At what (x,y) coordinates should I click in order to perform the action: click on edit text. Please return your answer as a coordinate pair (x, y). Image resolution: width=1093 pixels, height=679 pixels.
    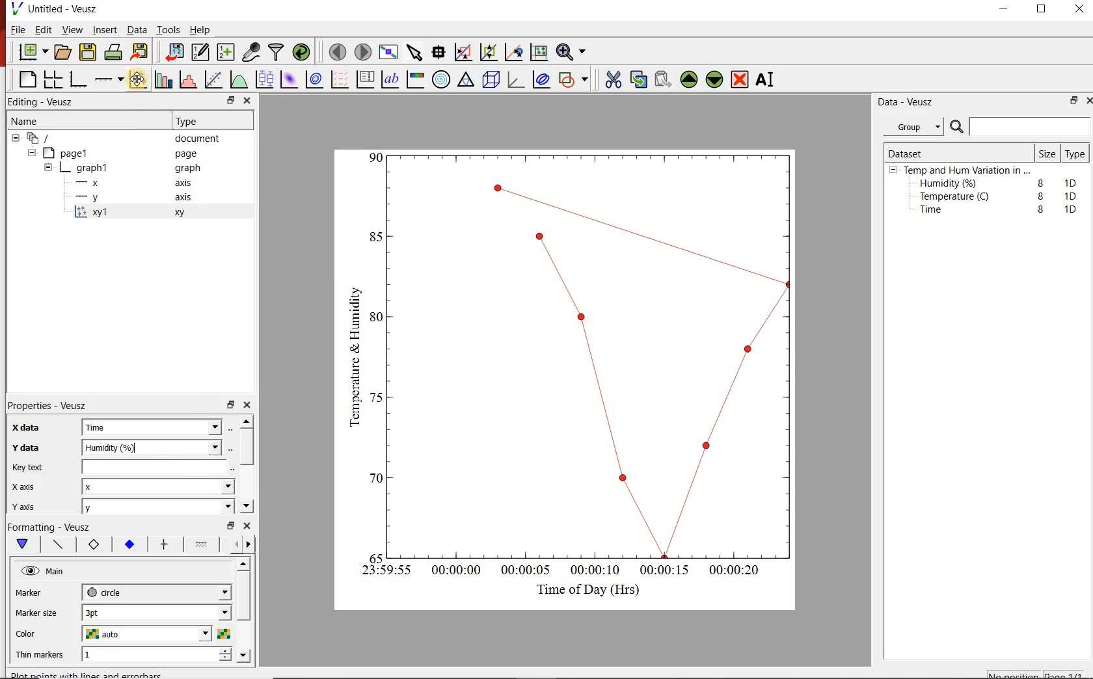
    Looking at the image, I should click on (228, 468).